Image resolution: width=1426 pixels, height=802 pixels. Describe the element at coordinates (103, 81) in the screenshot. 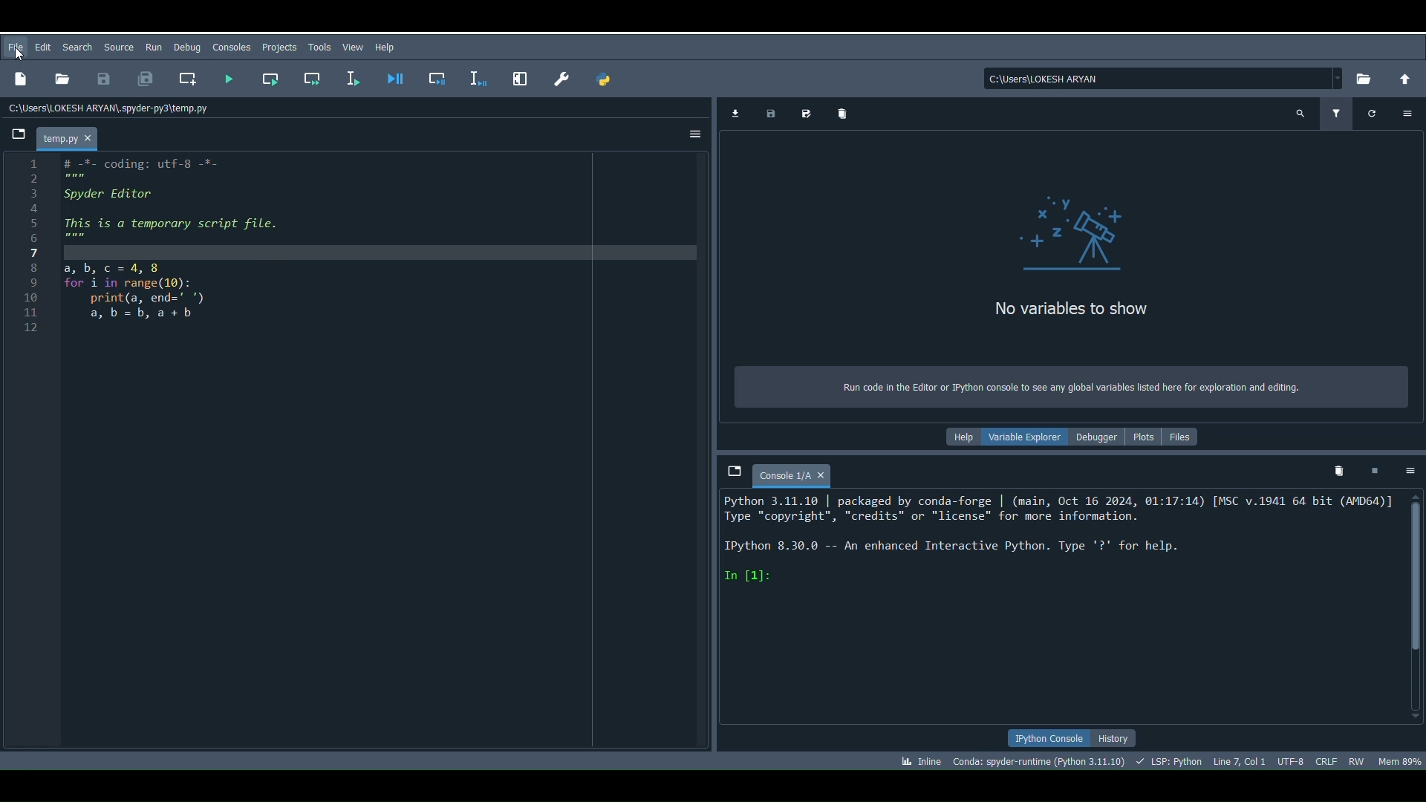

I see `Save file (Ctrl + S)` at that location.